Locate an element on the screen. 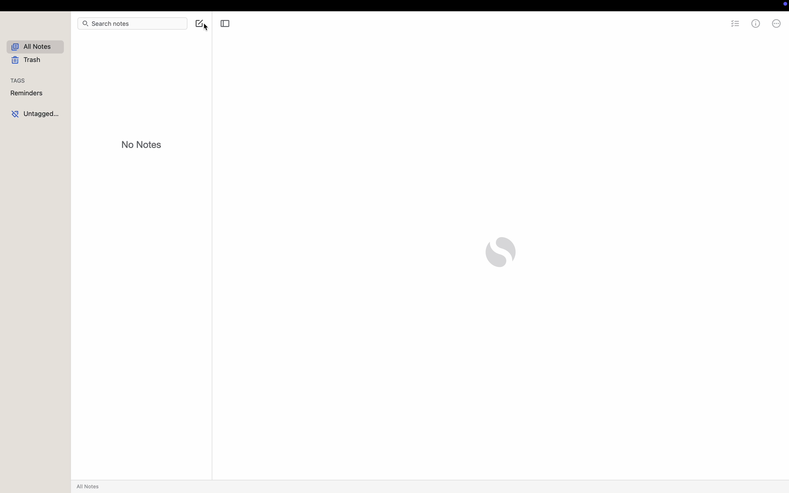 The image size is (789, 493). toggle sidebar is located at coordinates (225, 24).